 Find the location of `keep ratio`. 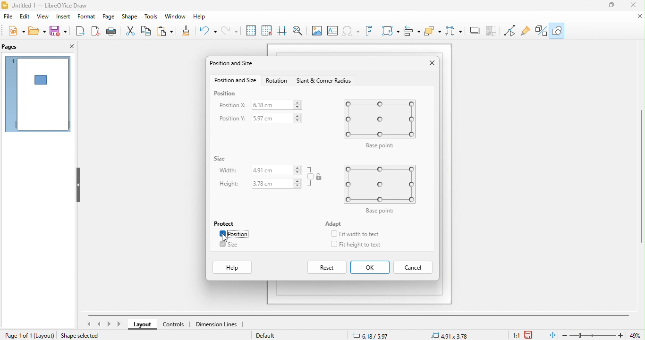

keep ratio is located at coordinates (311, 176).